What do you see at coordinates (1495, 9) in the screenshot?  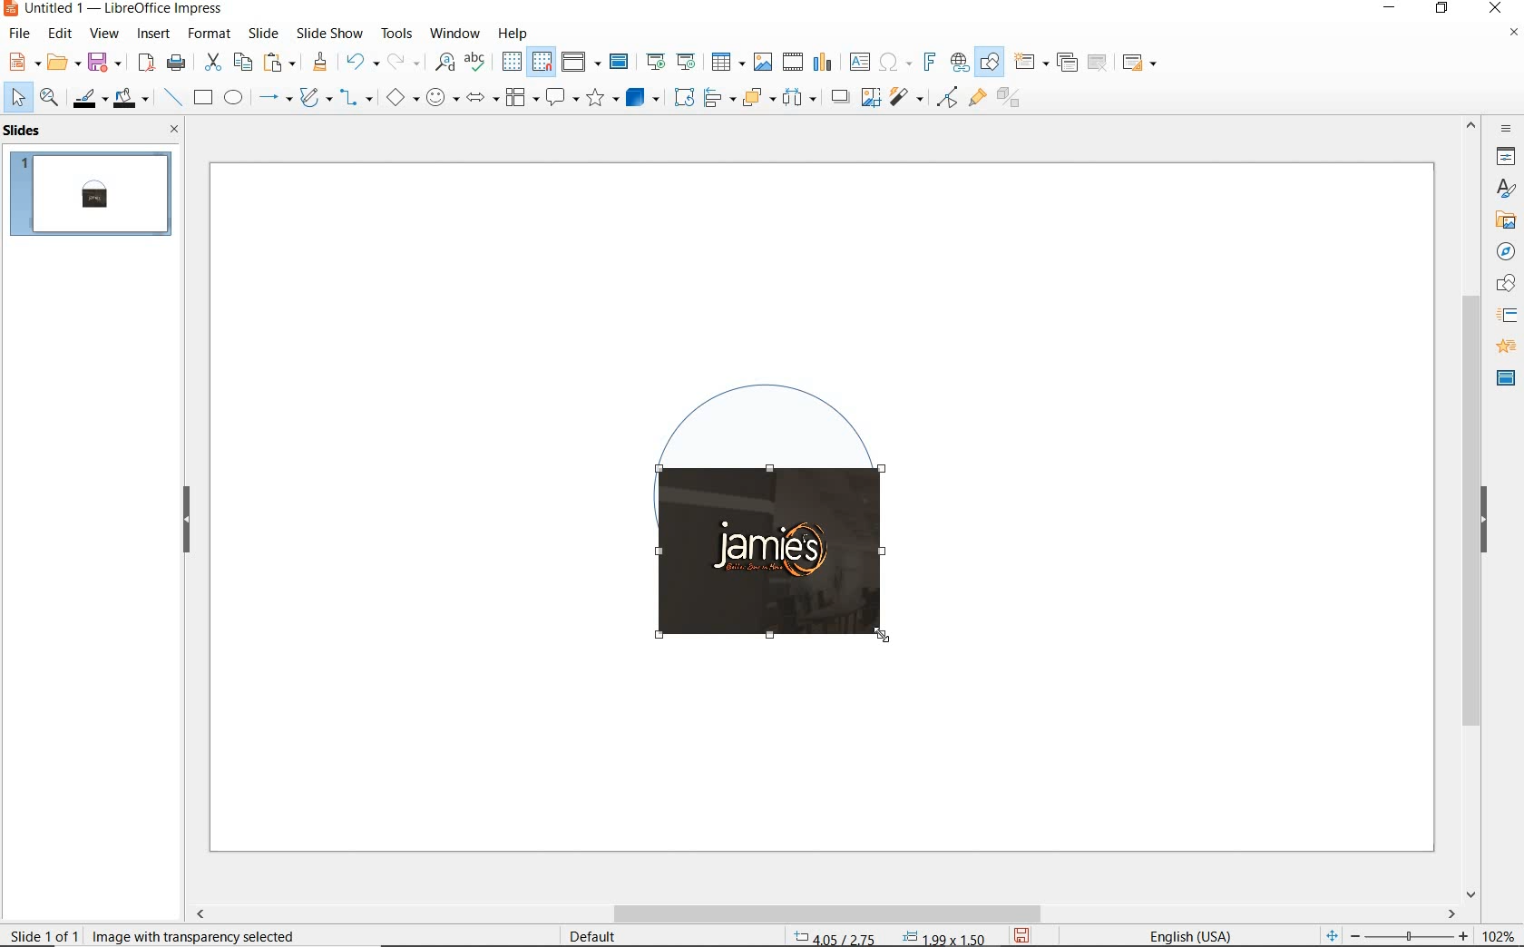 I see `close` at bounding box center [1495, 9].